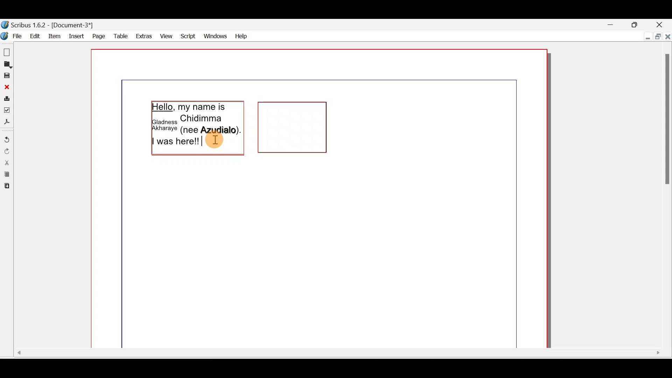 The height and width of the screenshot is (378, 672). Describe the element at coordinates (7, 75) in the screenshot. I see `Save` at that location.